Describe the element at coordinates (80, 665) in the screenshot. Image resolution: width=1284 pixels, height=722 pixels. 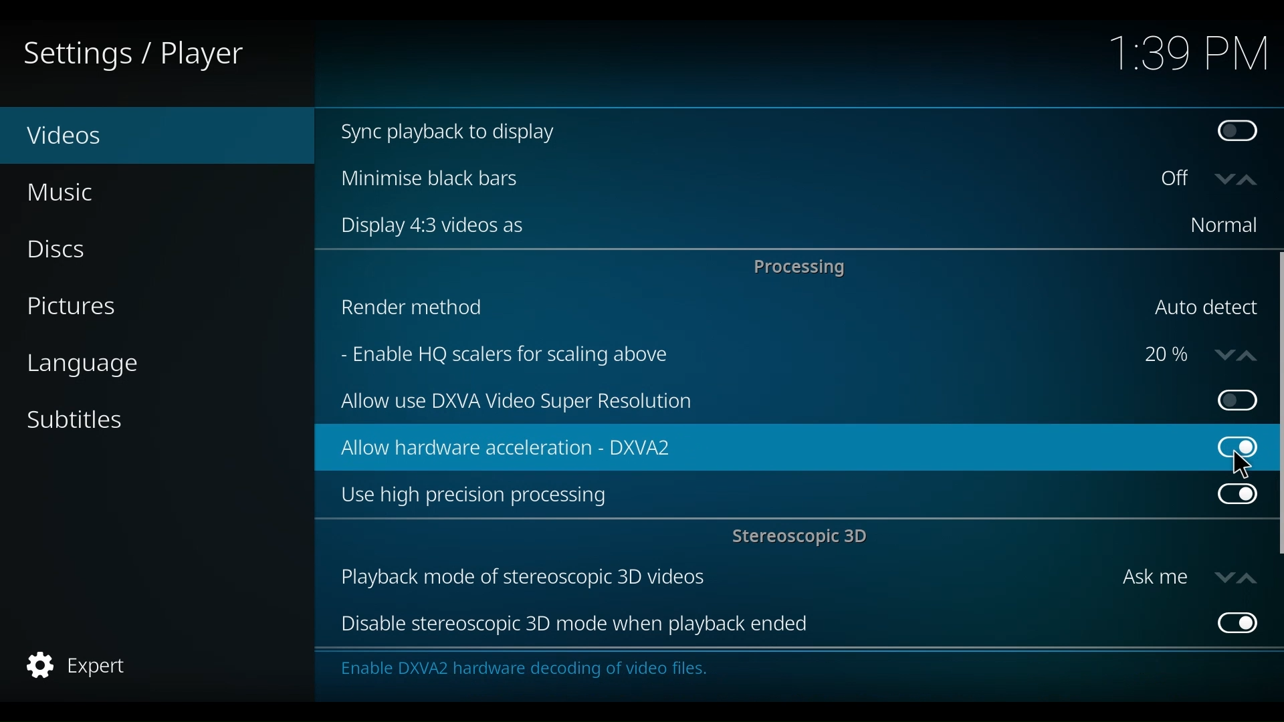
I see `Expert` at that location.